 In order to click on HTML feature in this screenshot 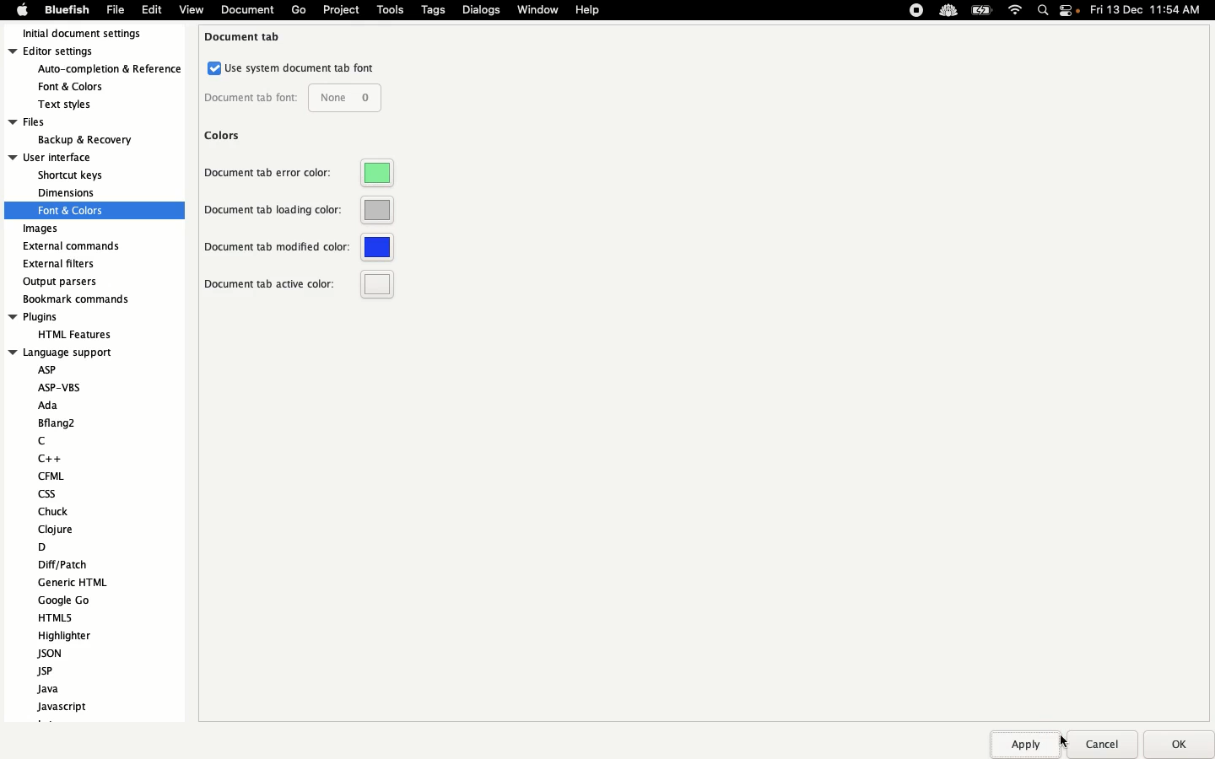, I will do `click(71, 333)`.